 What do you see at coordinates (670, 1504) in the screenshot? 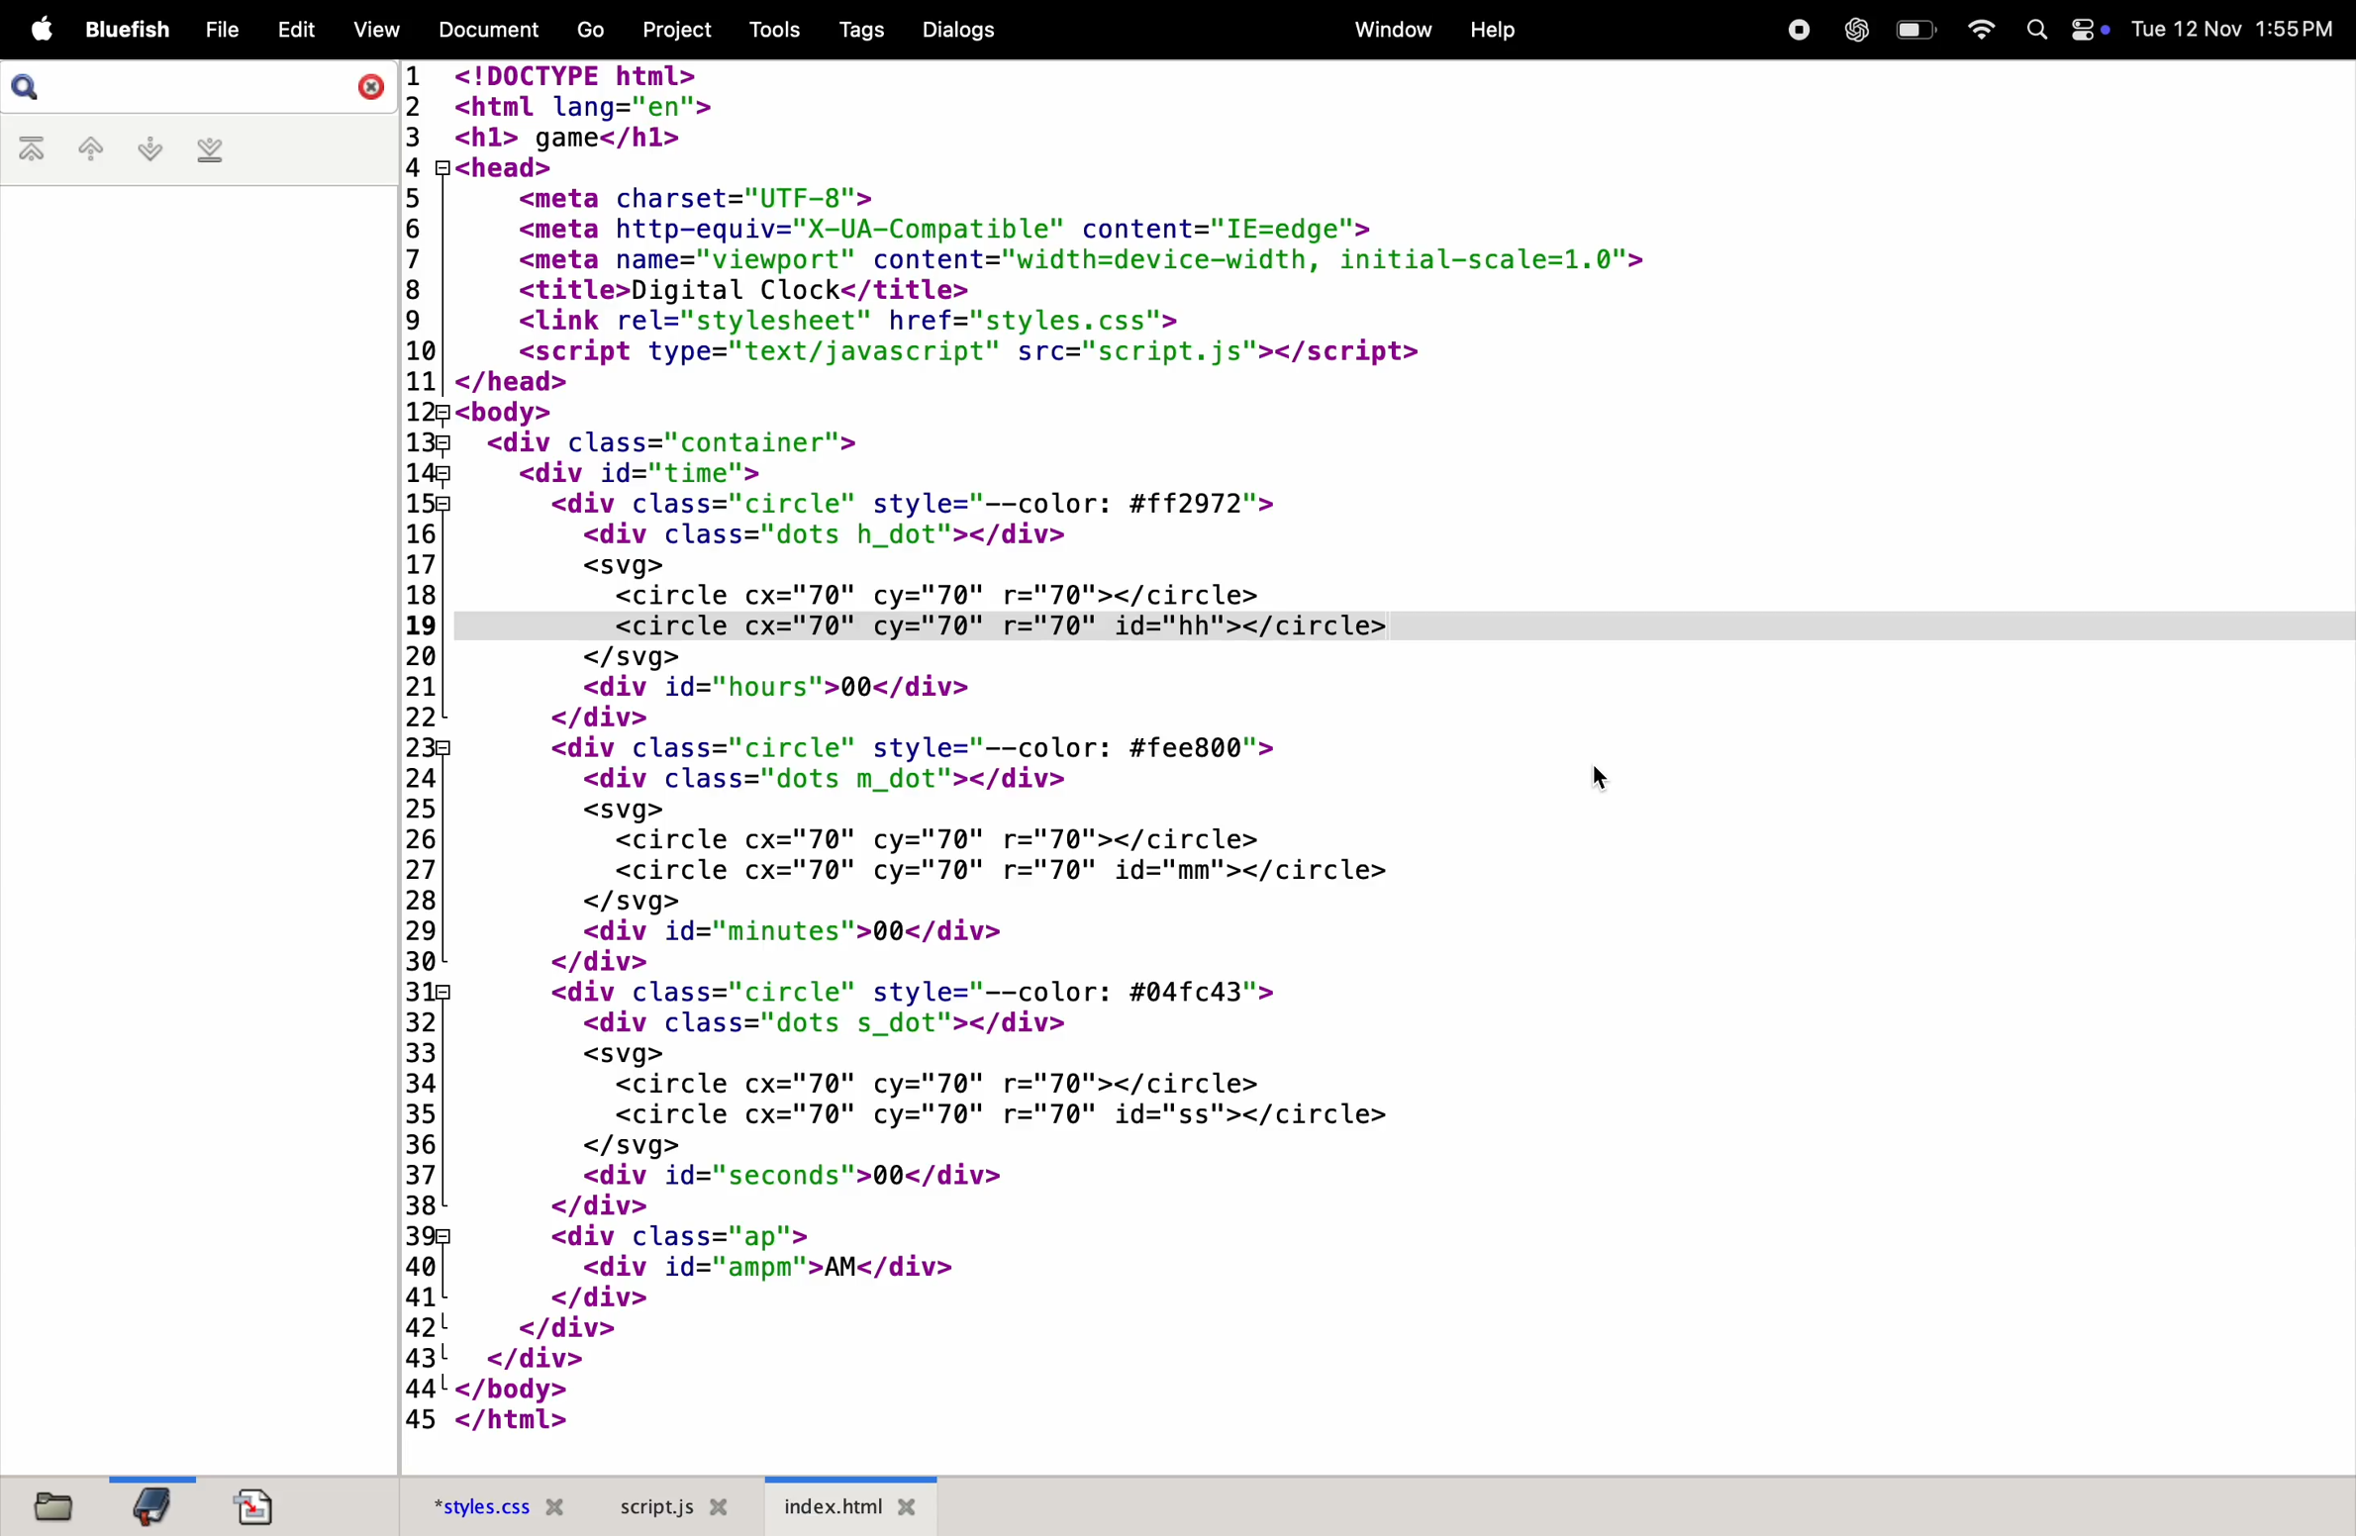
I see `script.js` at bounding box center [670, 1504].